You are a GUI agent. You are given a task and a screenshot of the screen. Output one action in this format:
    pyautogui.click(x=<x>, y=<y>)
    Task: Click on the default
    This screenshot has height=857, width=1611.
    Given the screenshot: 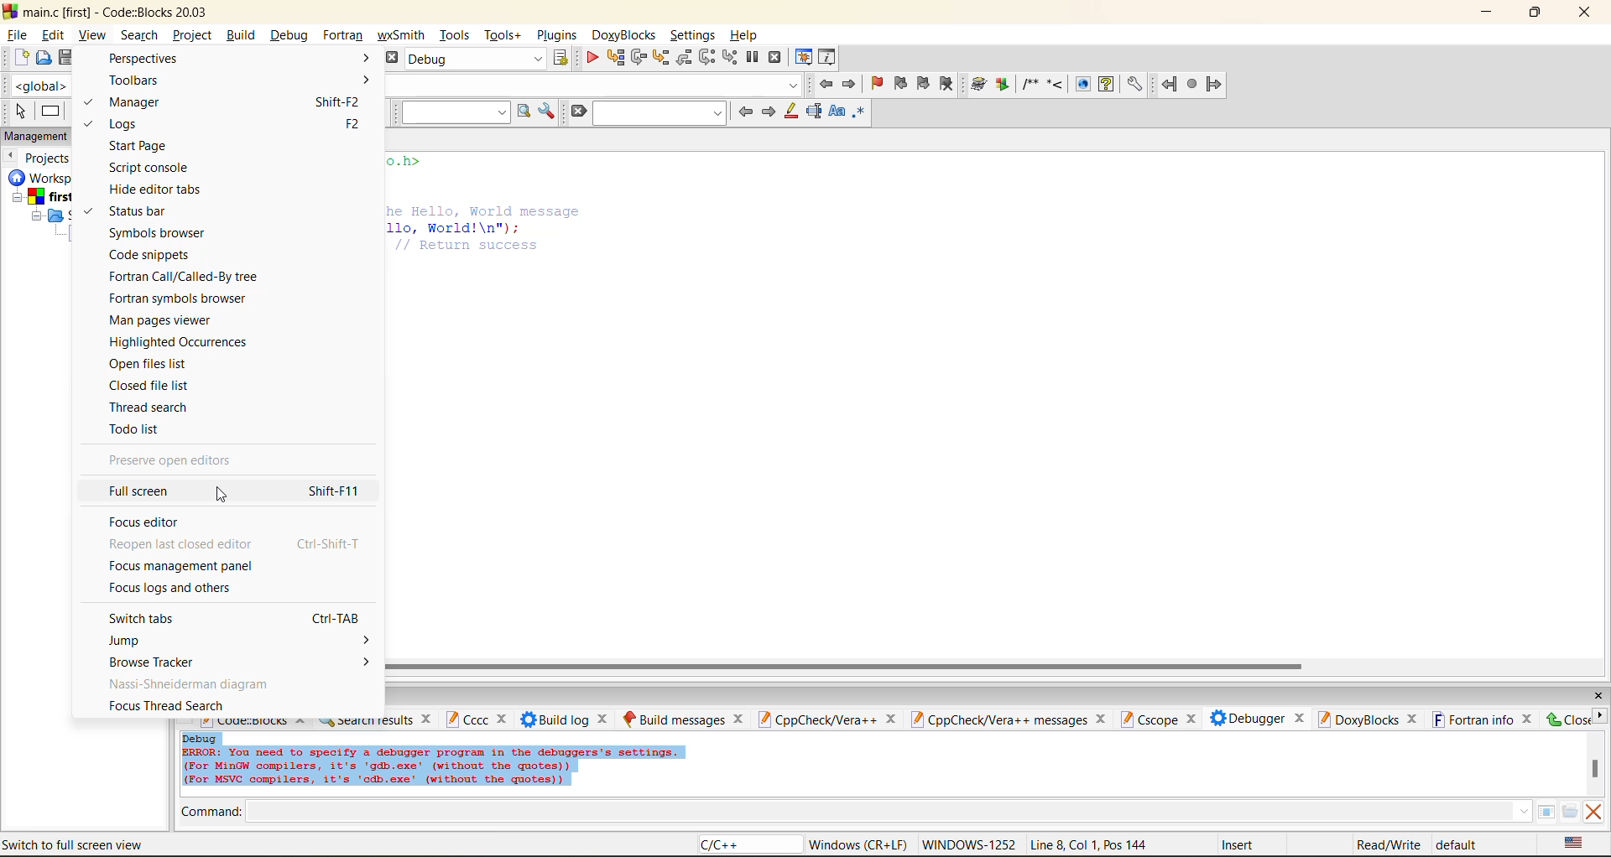 What is the action you would take?
    pyautogui.click(x=1457, y=845)
    